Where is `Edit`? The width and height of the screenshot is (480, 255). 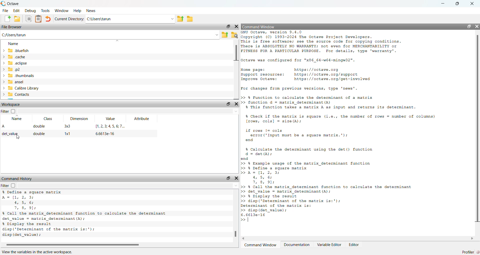
Edit is located at coordinates (17, 11).